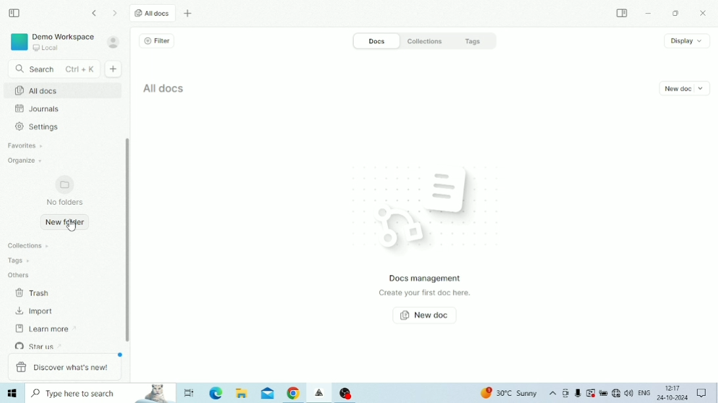 This screenshot has width=718, height=403. What do you see at coordinates (190, 392) in the screenshot?
I see `Task View` at bounding box center [190, 392].